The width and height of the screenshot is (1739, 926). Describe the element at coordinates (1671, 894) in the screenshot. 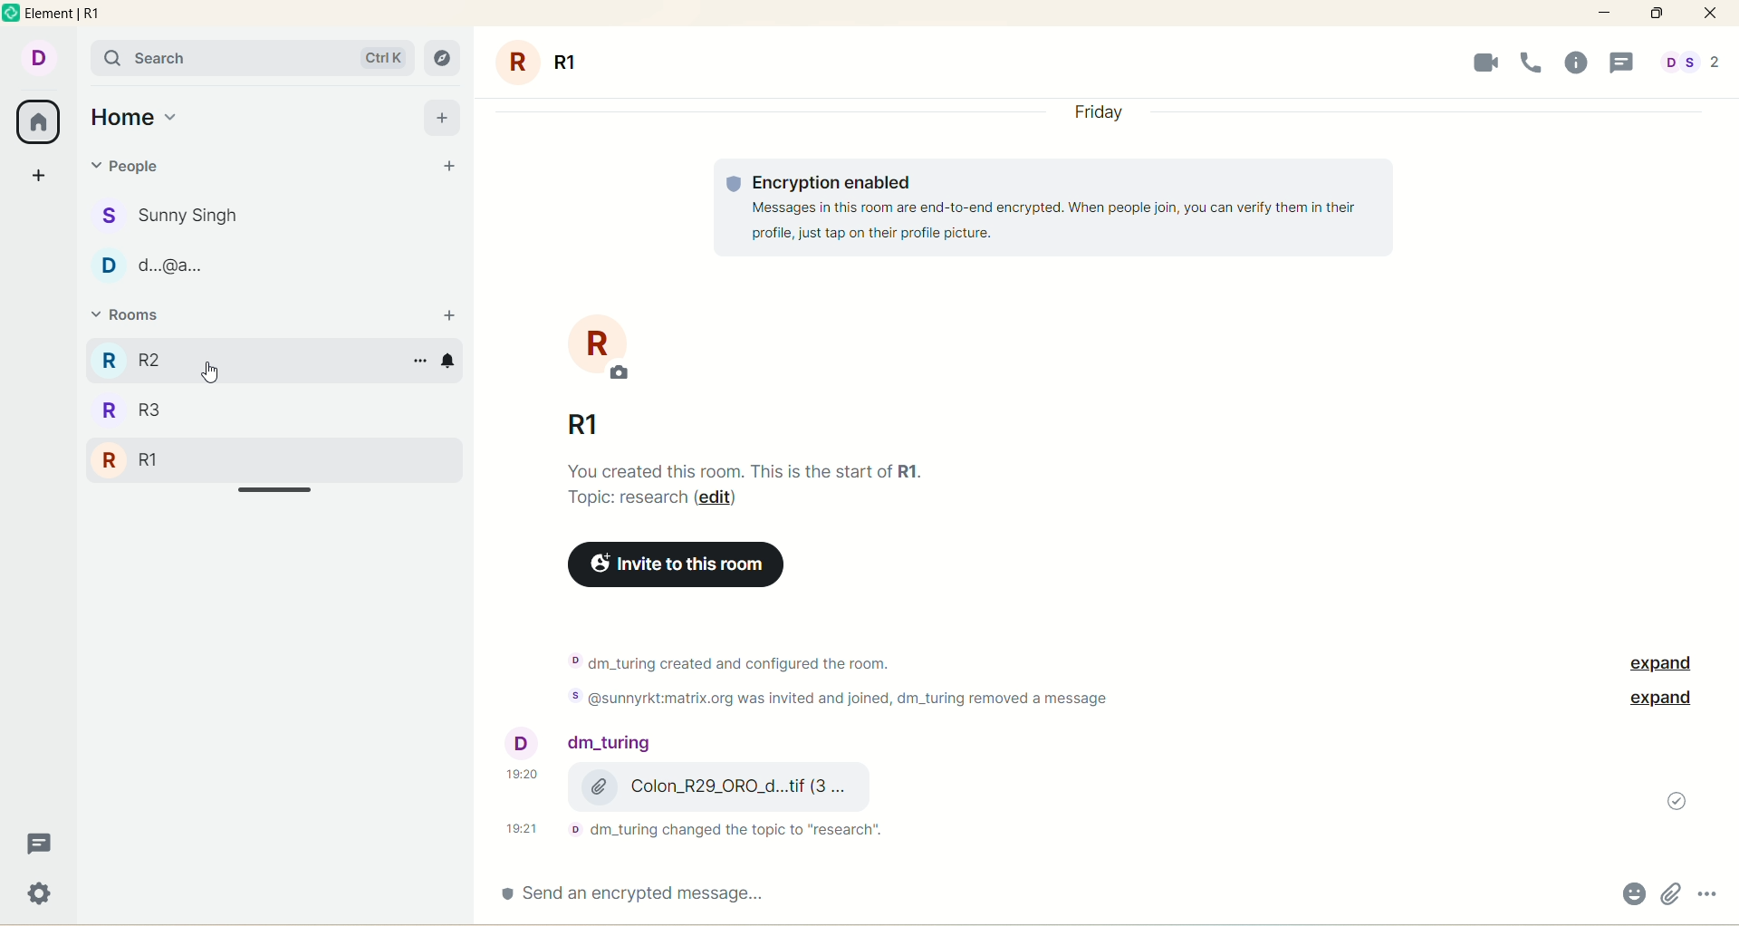

I see `attachments` at that location.